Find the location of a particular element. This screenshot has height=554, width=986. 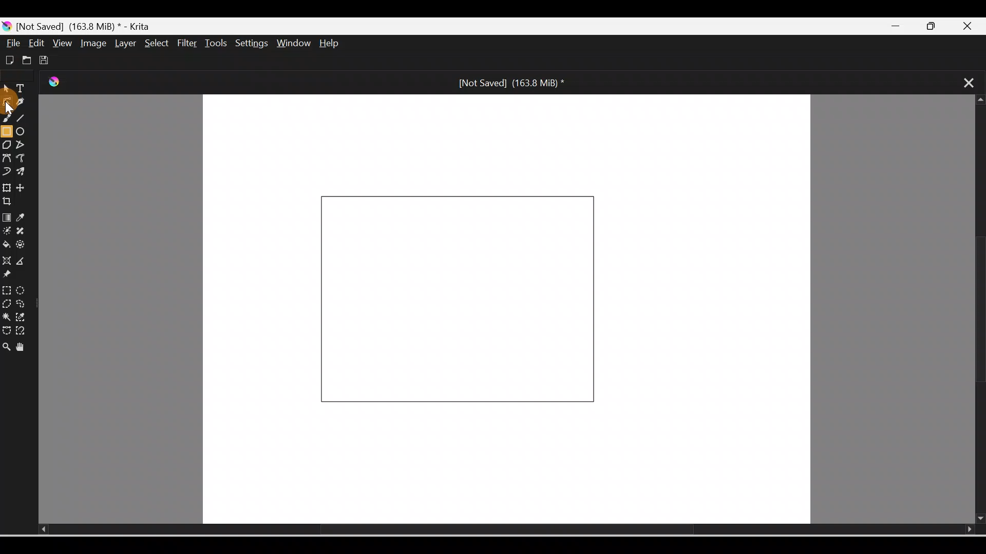

Transform a layer/selection is located at coordinates (7, 186).